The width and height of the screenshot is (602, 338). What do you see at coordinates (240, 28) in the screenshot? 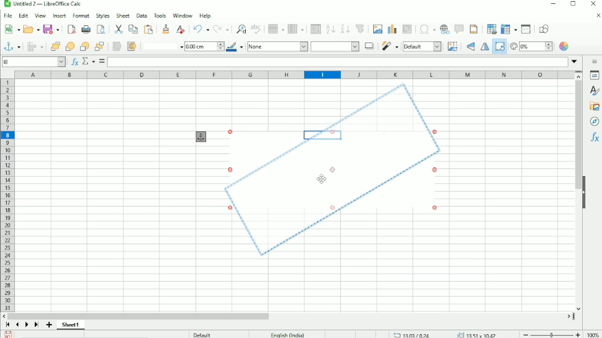
I see `Find and rest` at bounding box center [240, 28].